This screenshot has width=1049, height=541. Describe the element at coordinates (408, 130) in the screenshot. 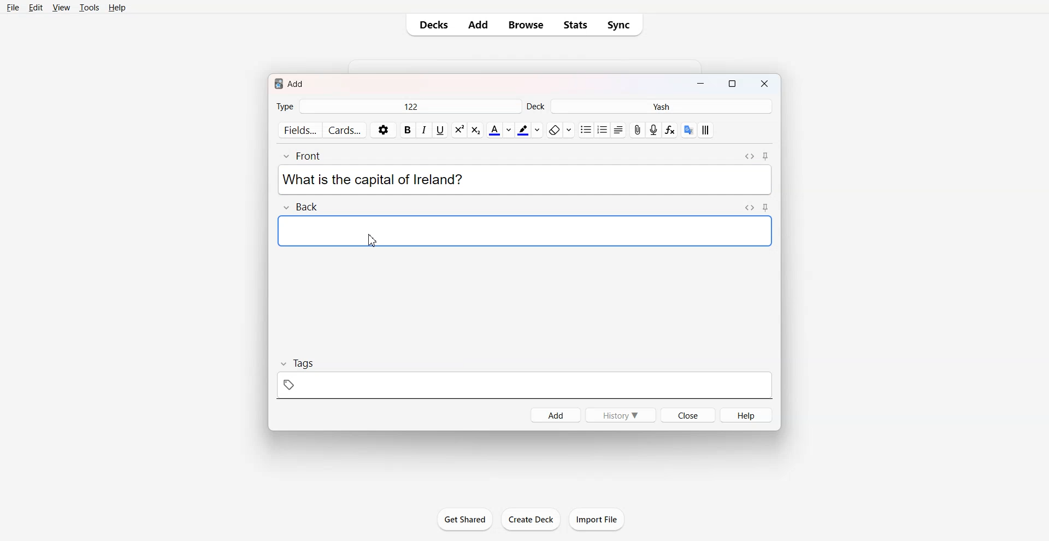

I see `Bold` at that location.